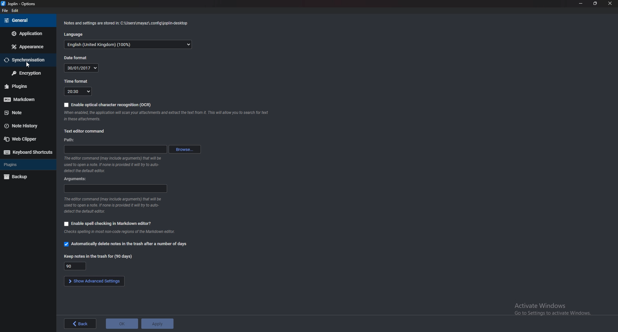 The image size is (618, 332). I want to click on application, so click(29, 33).